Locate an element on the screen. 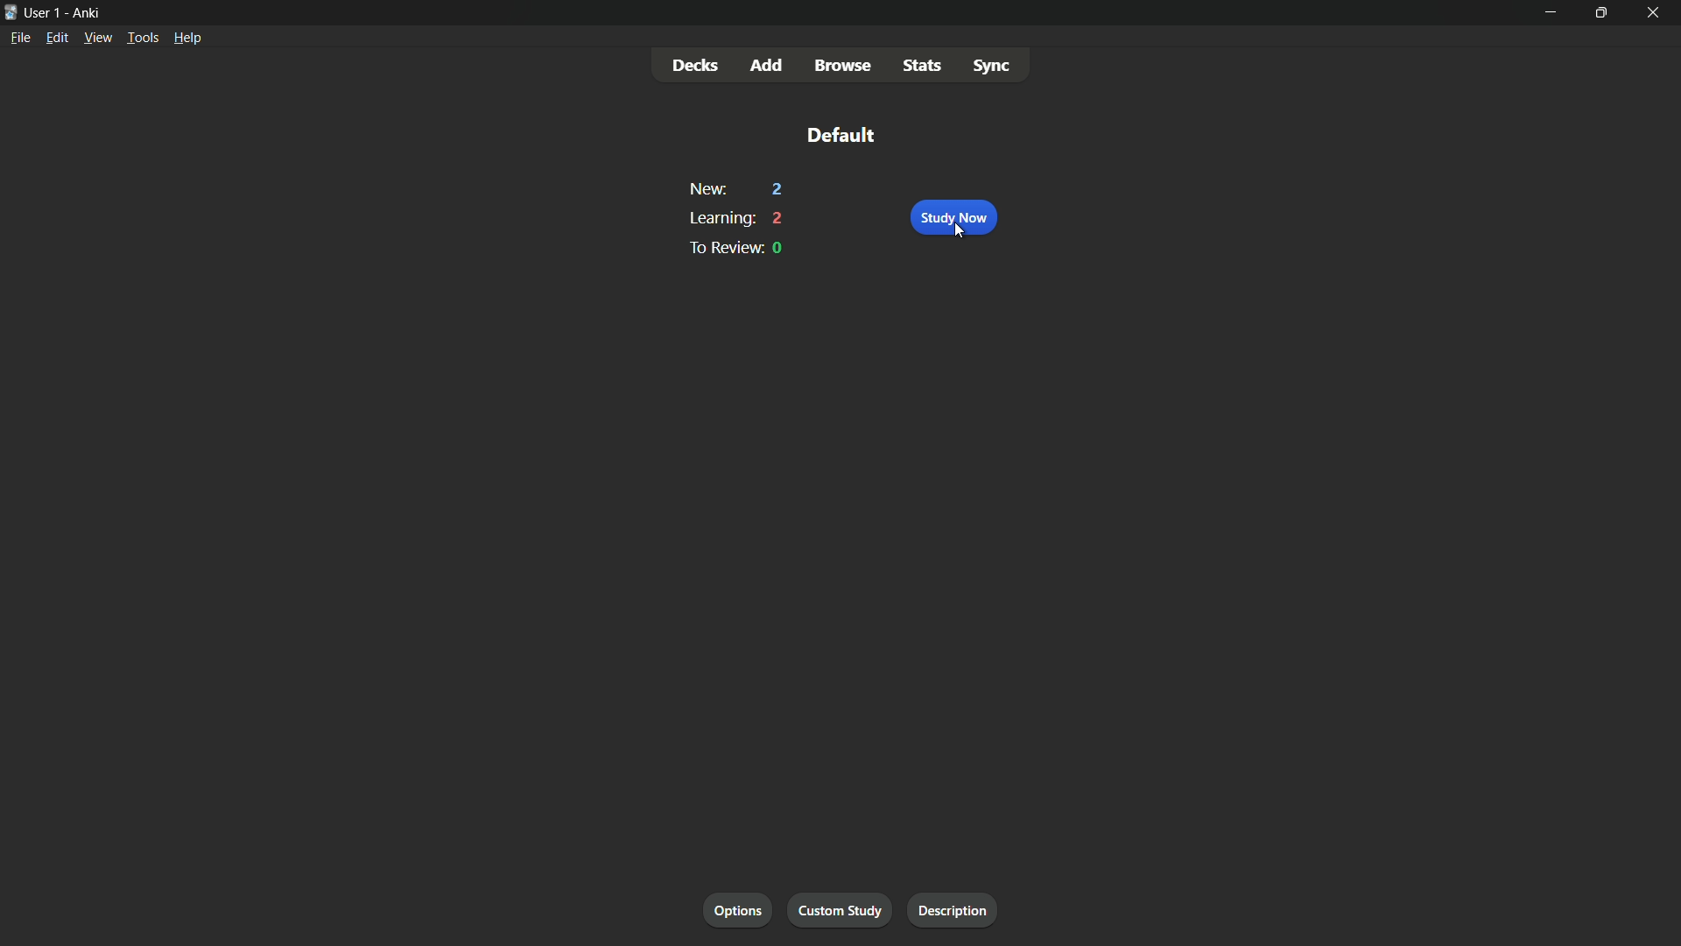 This screenshot has width=1681, height=946. 0 is located at coordinates (780, 248).